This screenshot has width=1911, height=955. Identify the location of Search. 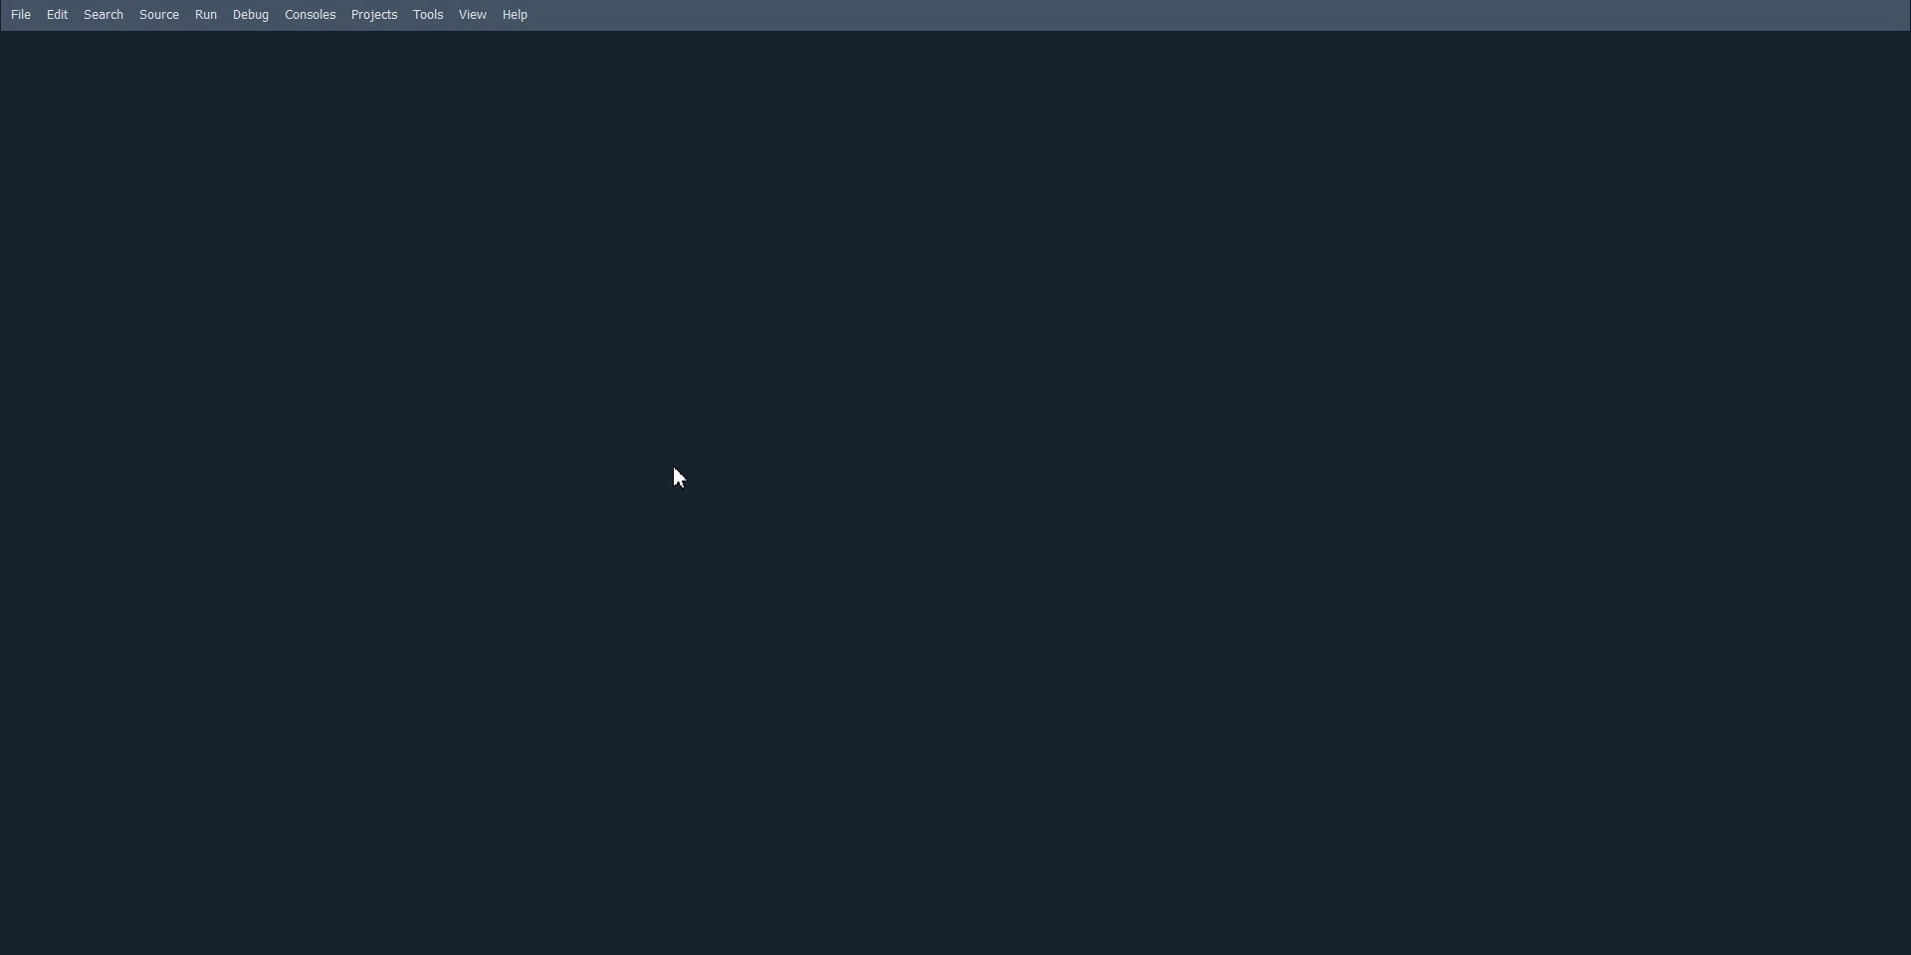
(105, 15).